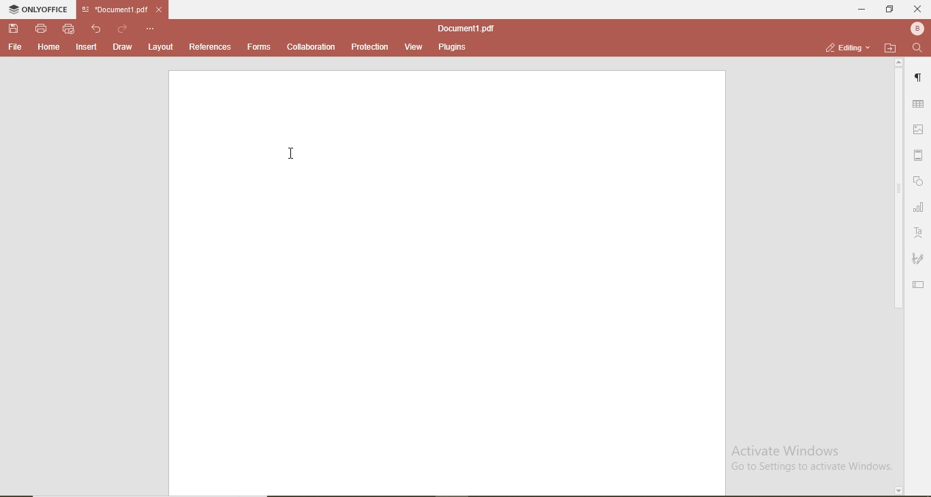  I want to click on image, so click(919, 127).